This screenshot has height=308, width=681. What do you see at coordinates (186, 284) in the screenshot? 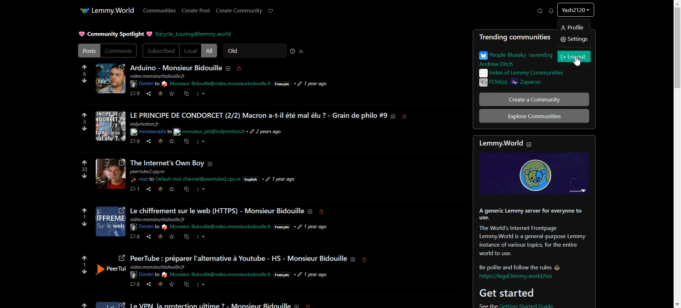
I see `copy` at bounding box center [186, 284].